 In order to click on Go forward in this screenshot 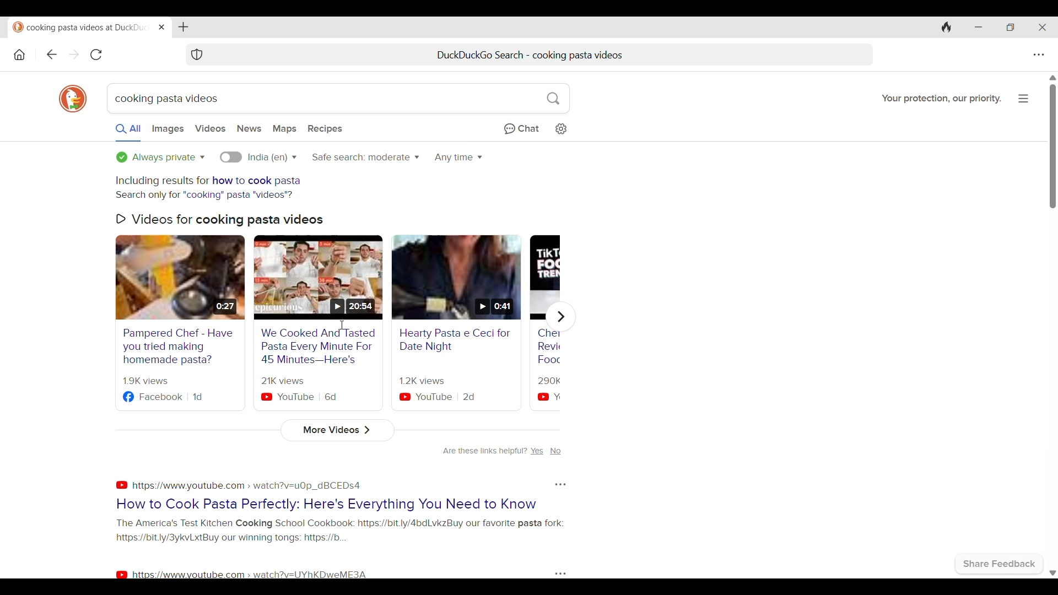, I will do `click(74, 55)`.